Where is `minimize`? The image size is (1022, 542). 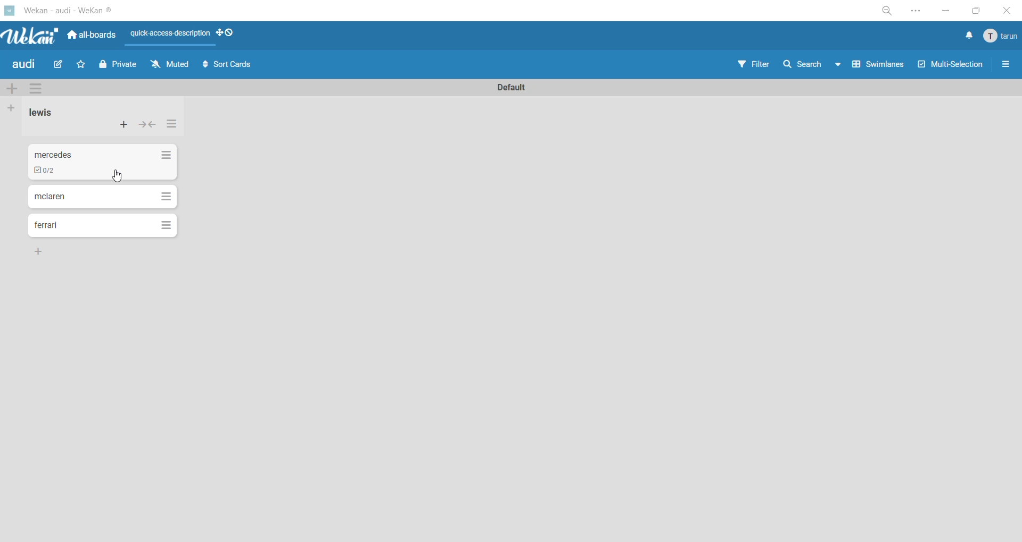
minimize is located at coordinates (949, 10).